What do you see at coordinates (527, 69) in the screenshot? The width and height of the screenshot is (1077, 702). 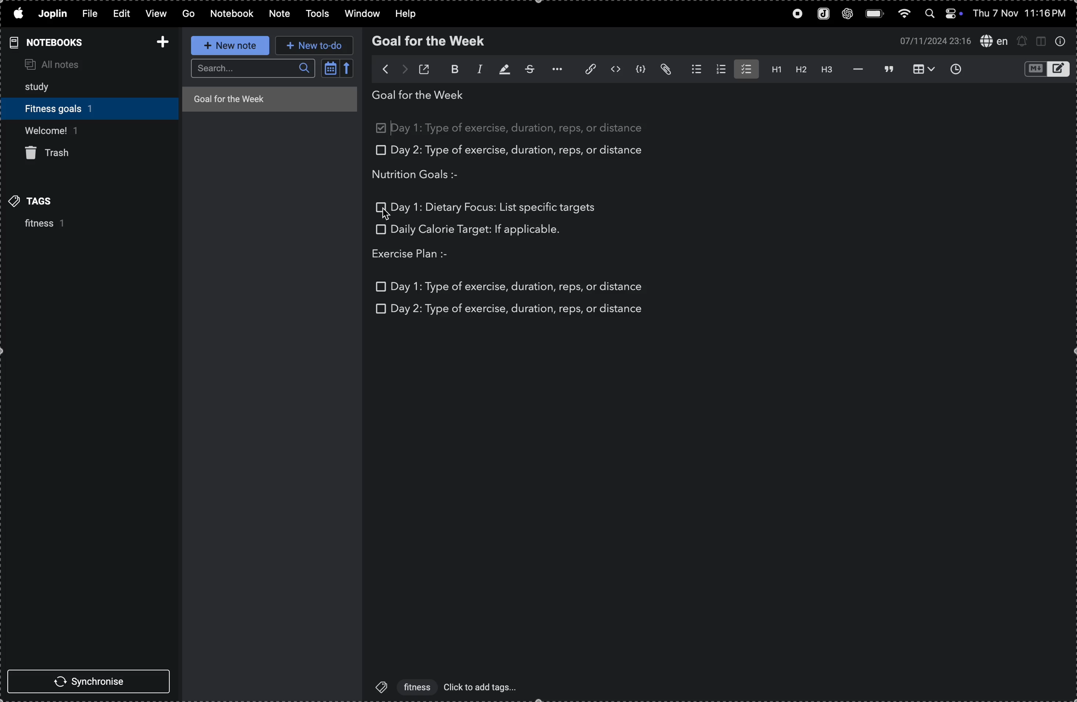 I see `strike through` at bounding box center [527, 69].